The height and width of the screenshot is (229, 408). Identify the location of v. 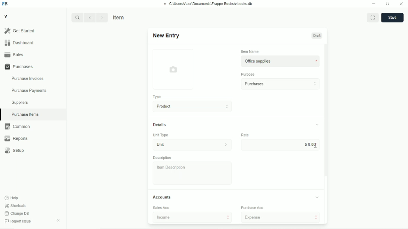
(6, 16).